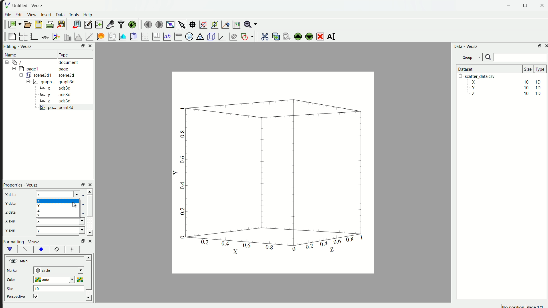 This screenshot has width=548, height=308. What do you see at coordinates (10, 249) in the screenshot?
I see `vShape` at bounding box center [10, 249].